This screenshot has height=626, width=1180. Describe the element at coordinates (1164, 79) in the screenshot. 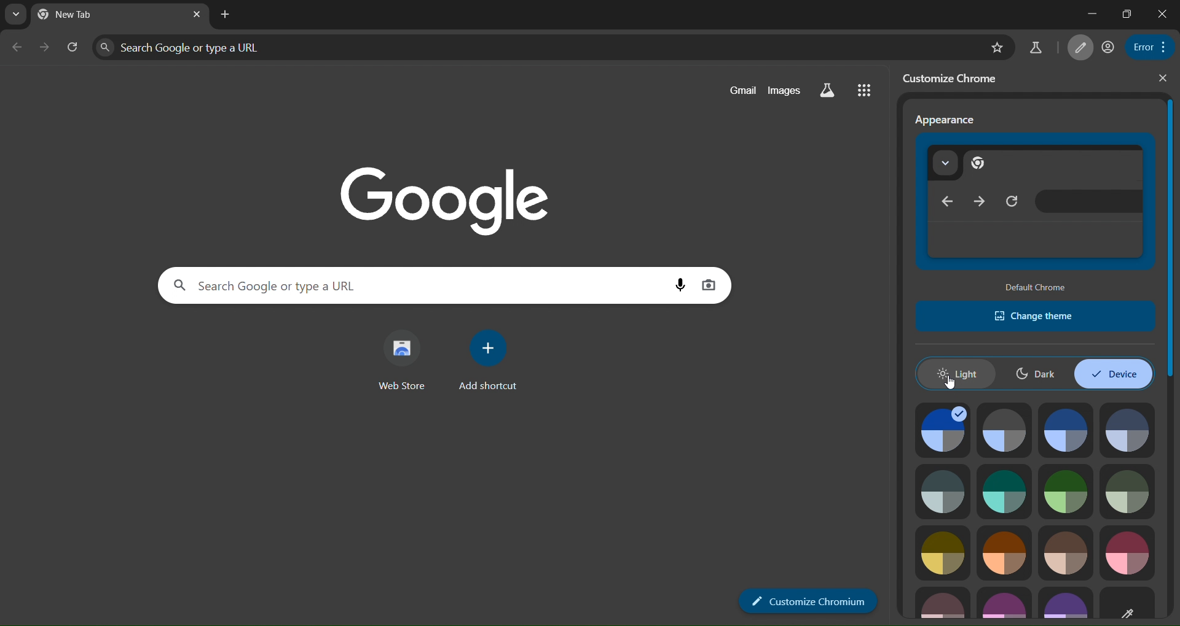

I see `close` at that location.